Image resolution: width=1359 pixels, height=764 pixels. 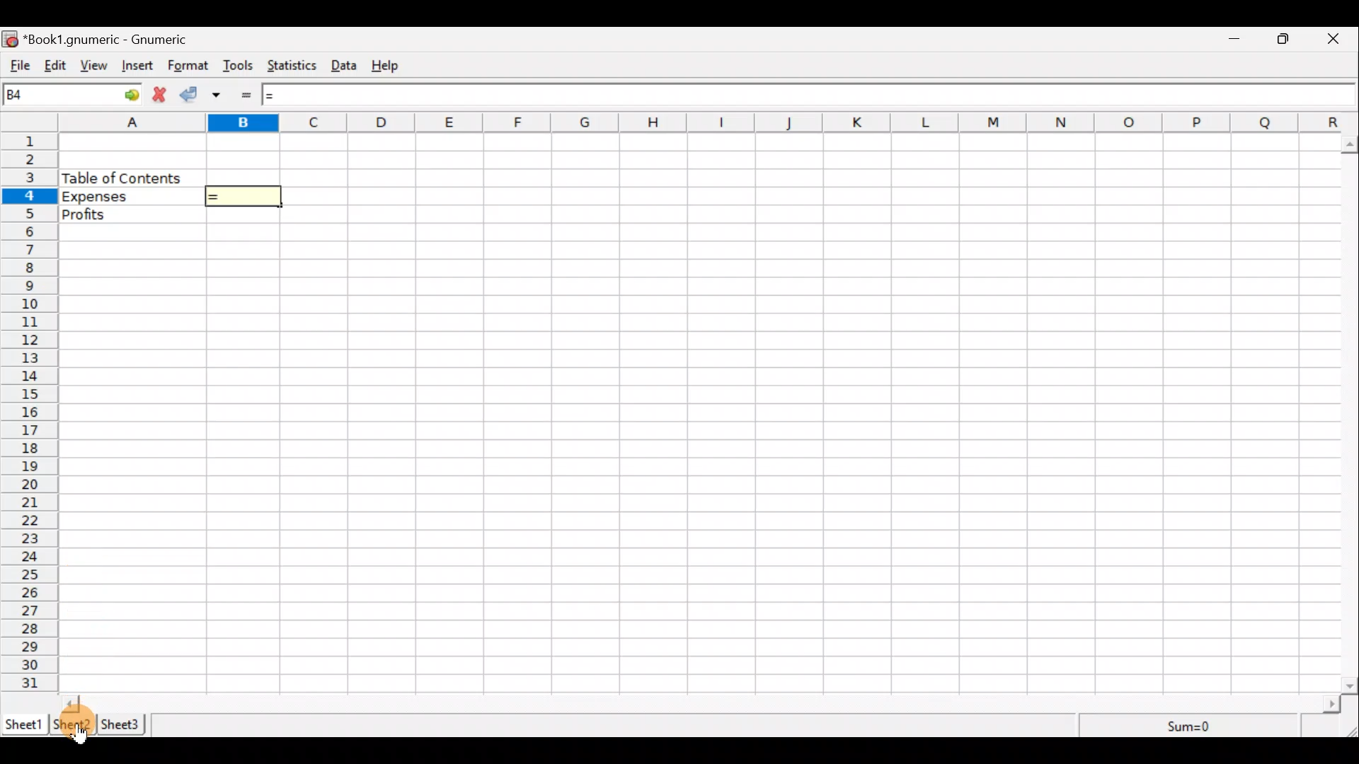 I want to click on Expenses, so click(x=128, y=197).